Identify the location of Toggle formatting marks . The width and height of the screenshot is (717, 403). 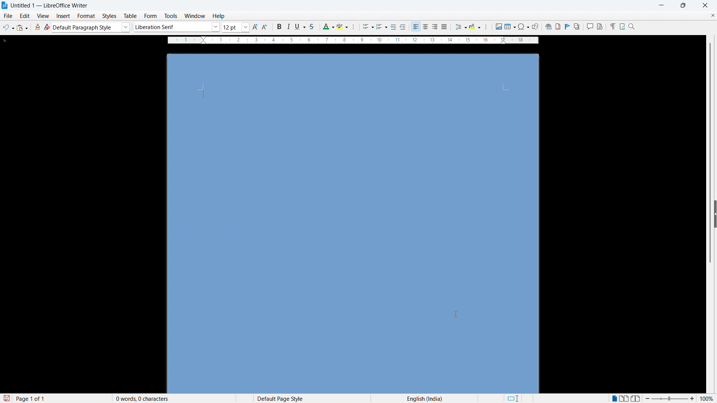
(612, 26).